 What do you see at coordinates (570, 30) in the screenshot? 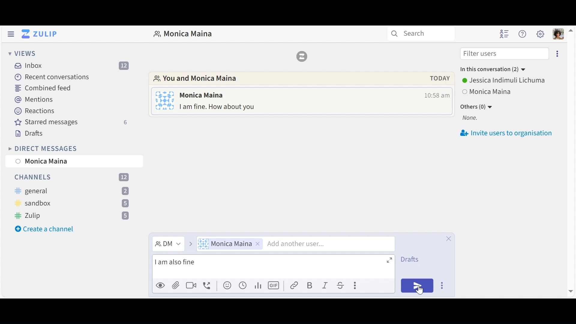
I see `move up` at bounding box center [570, 30].